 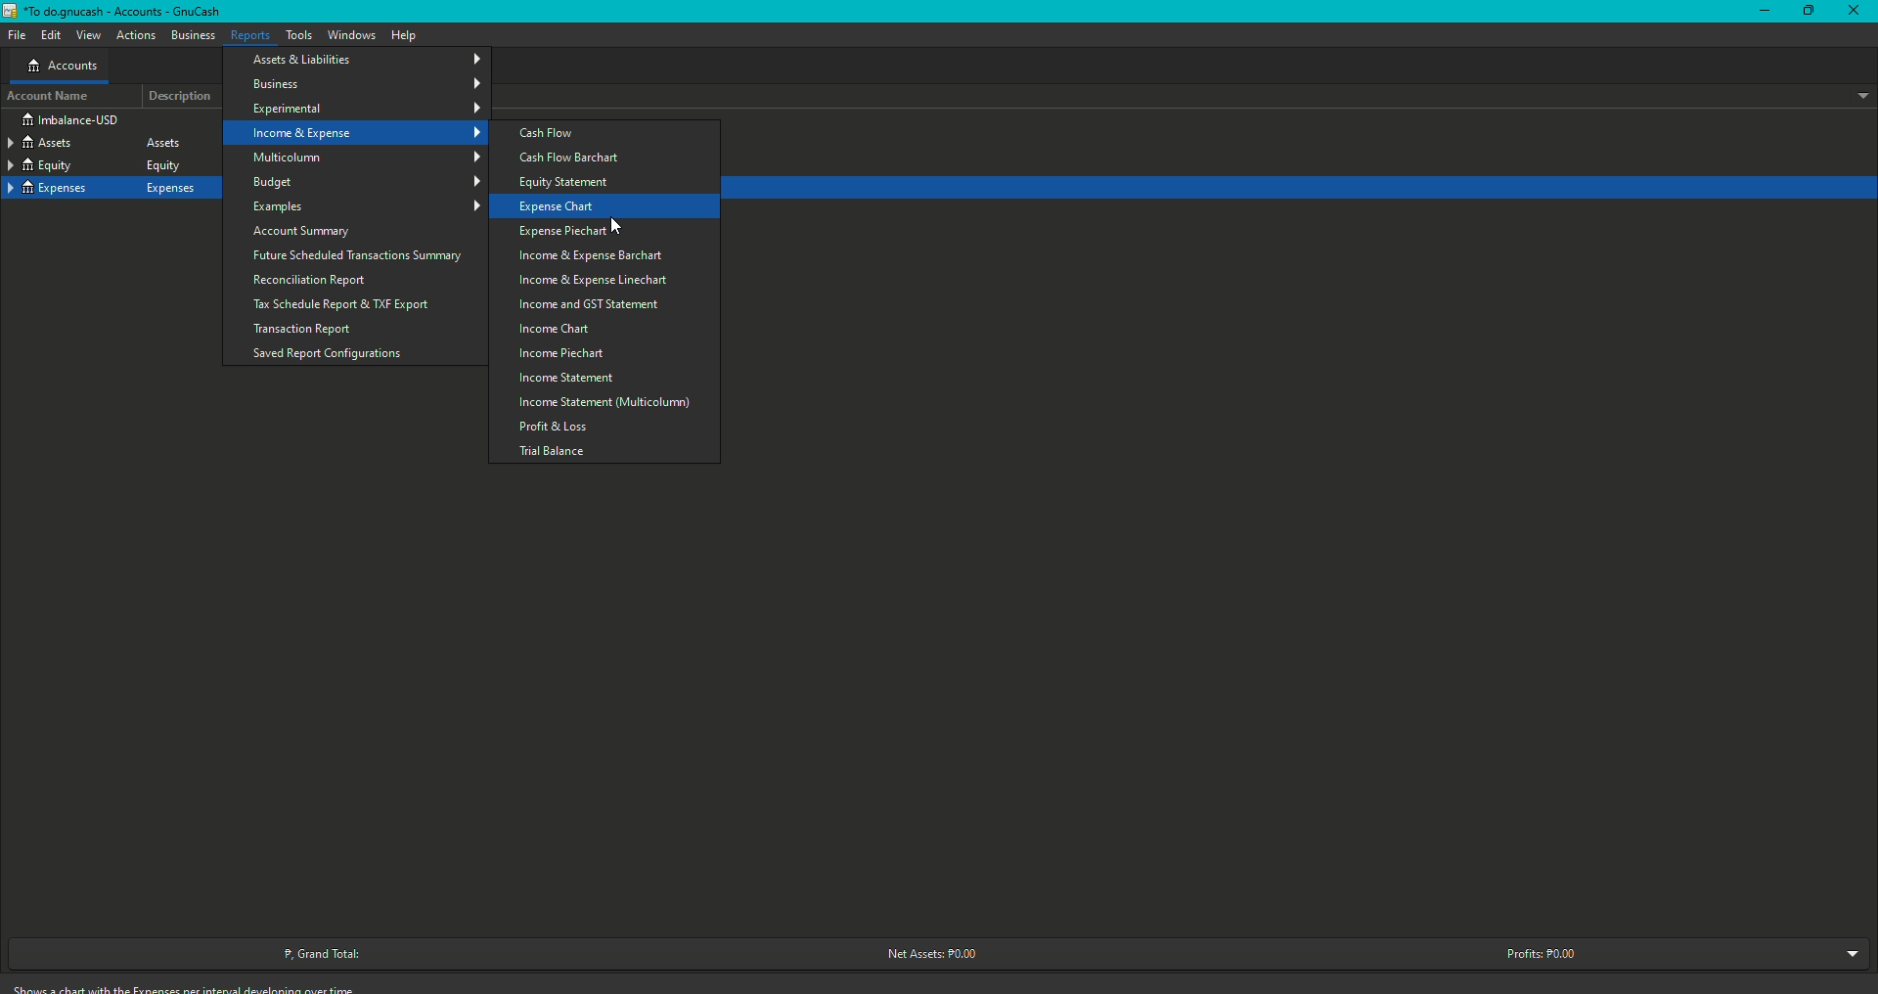 What do you see at coordinates (405, 36) in the screenshot?
I see `Help` at bounding box center [405, 36].